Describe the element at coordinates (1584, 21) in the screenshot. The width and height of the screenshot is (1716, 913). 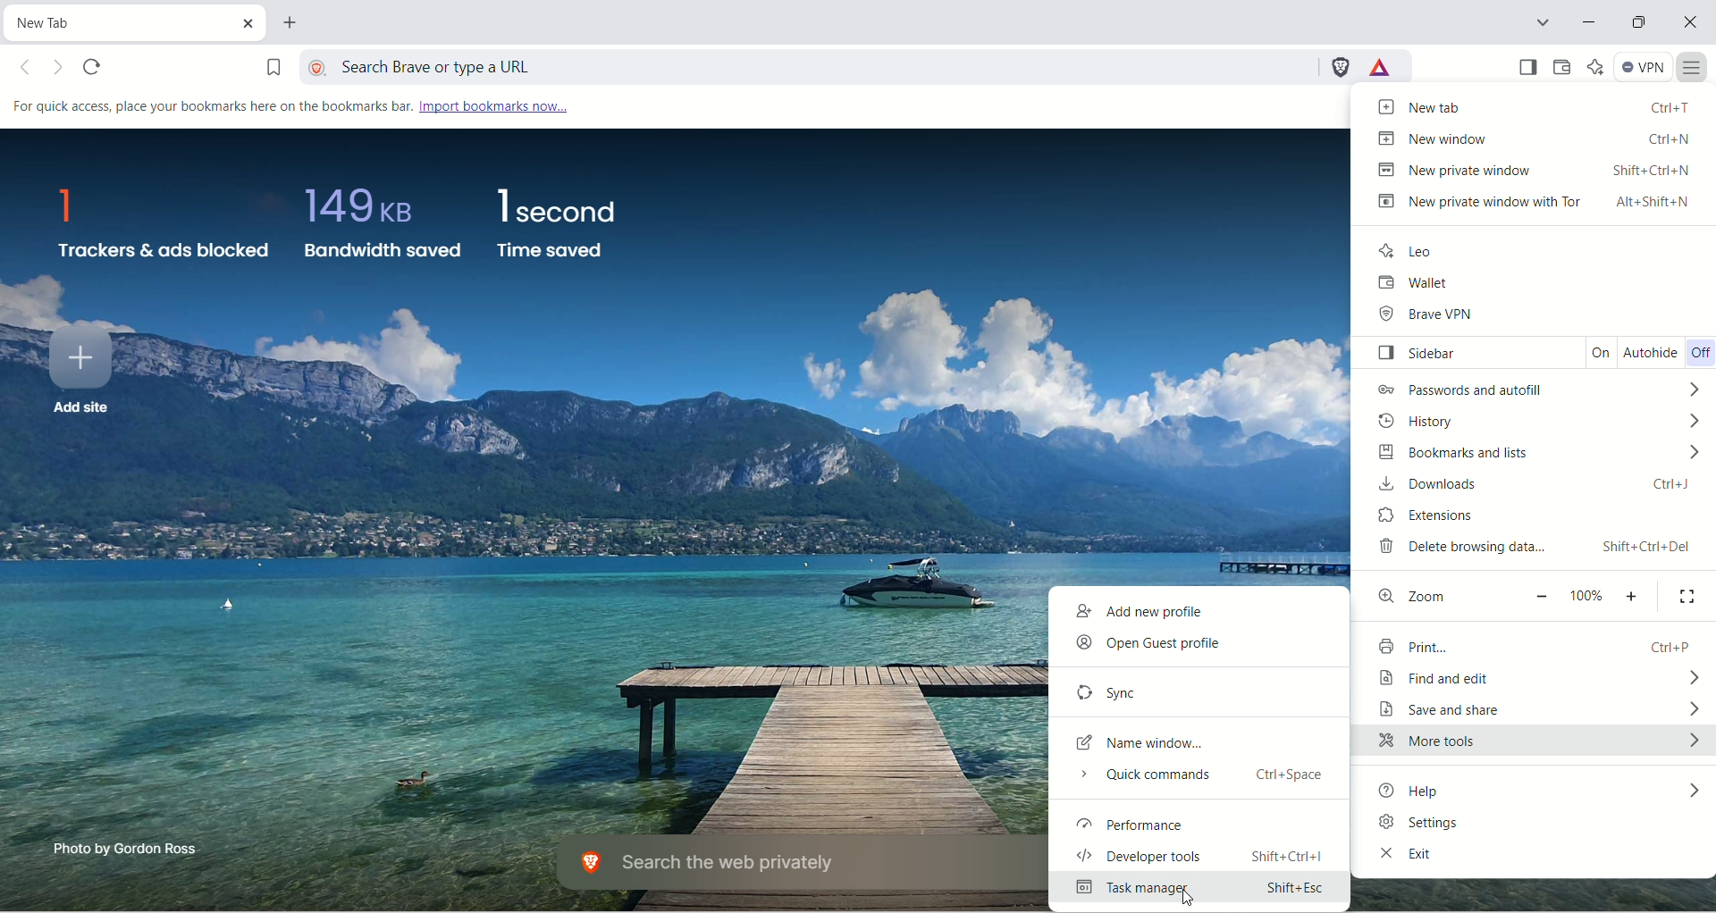
I see `minimize` at that location.